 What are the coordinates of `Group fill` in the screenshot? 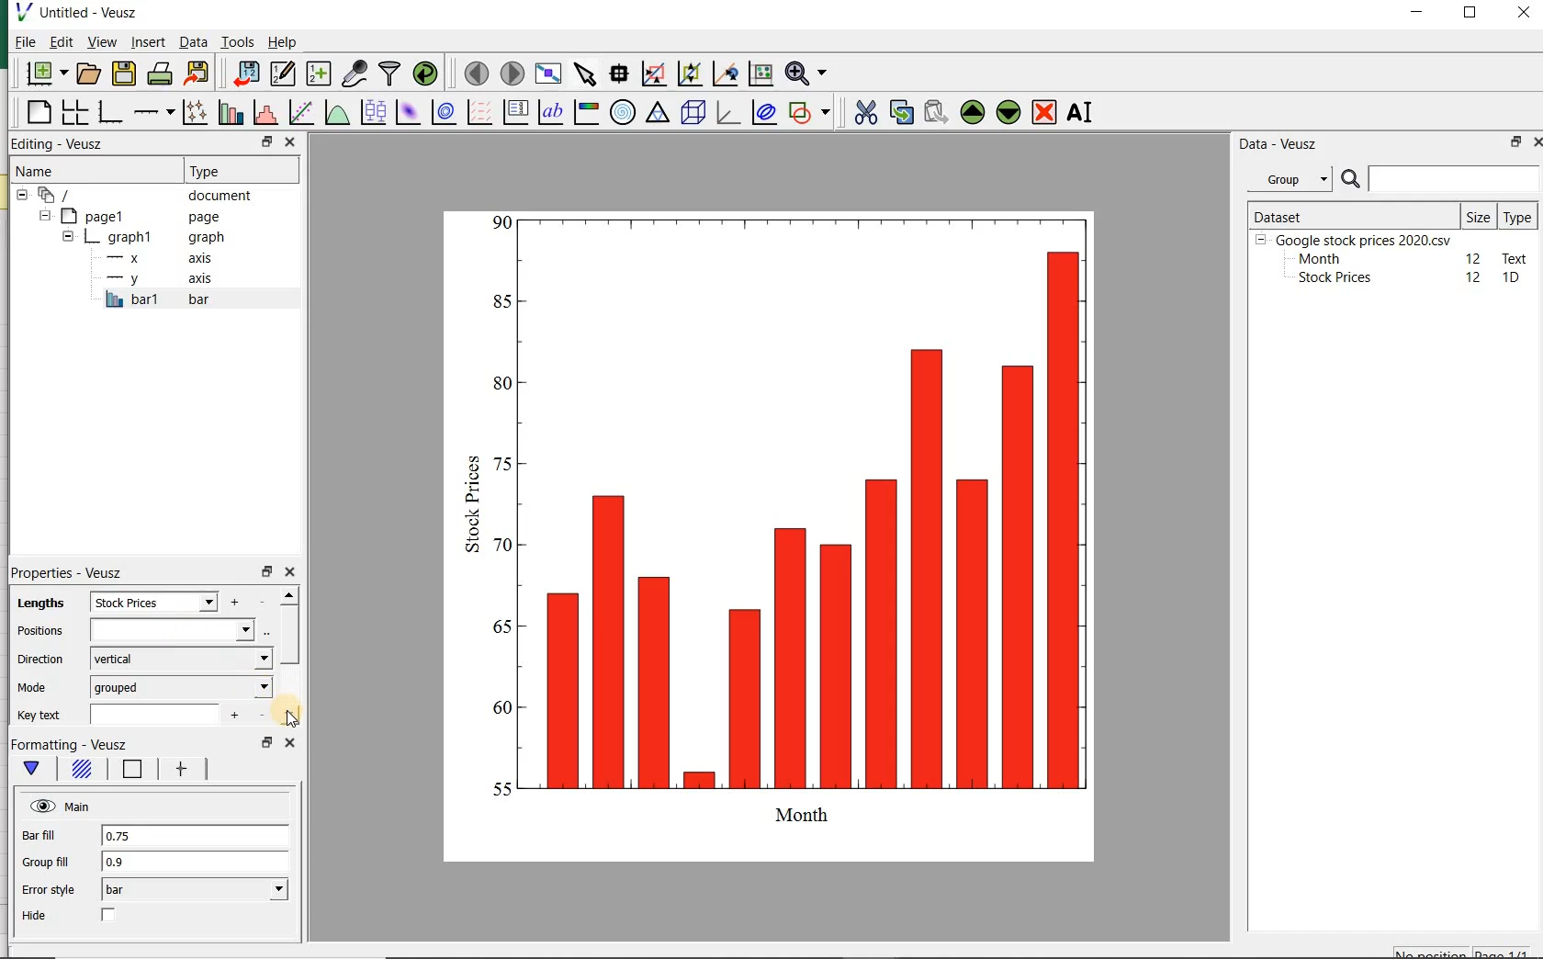 It's located at (45, 862).